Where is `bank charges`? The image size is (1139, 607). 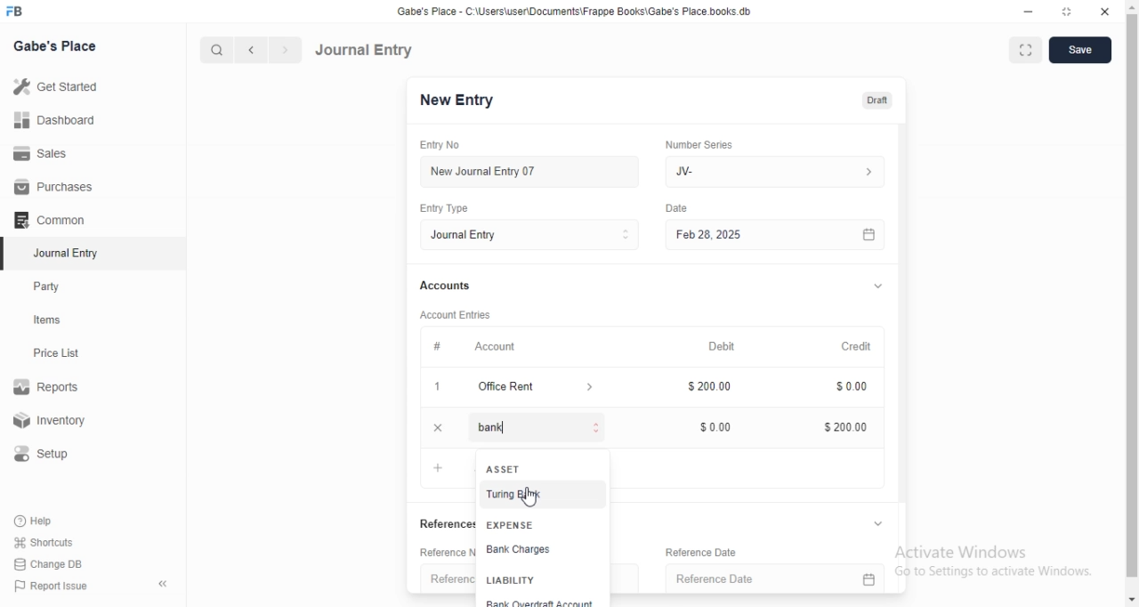
bank charges is located at coordinates (546, 553).